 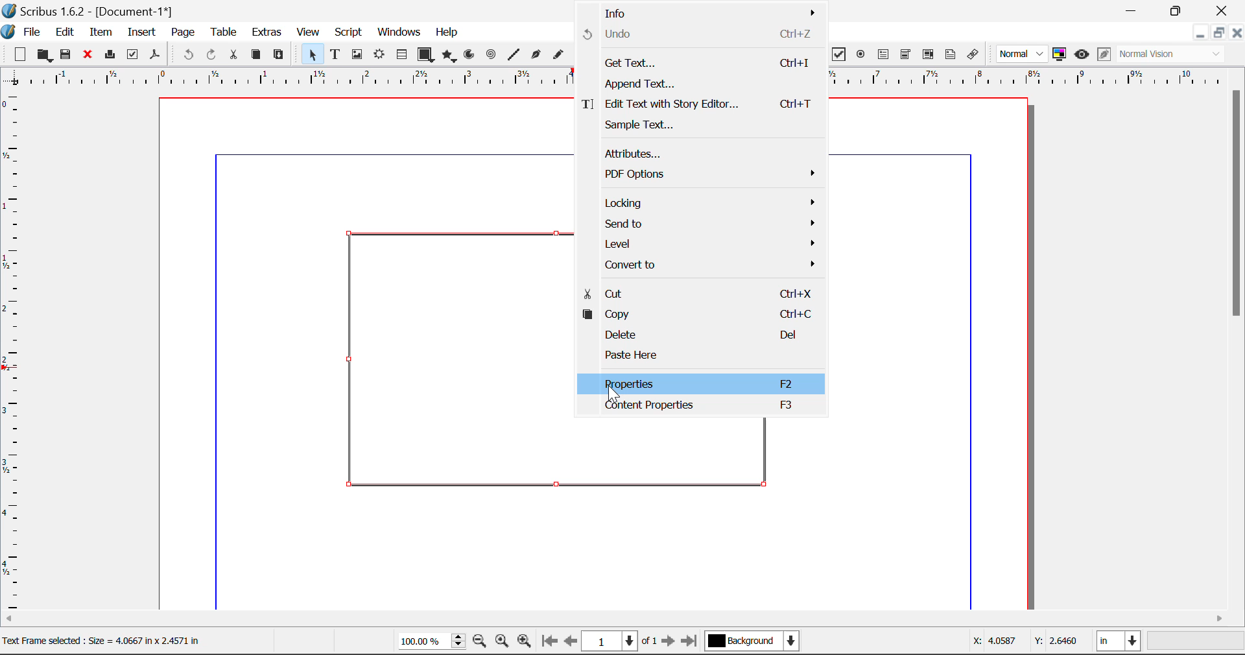 I want to click on Horizontal Page Margins, so click(x=14, y=352).